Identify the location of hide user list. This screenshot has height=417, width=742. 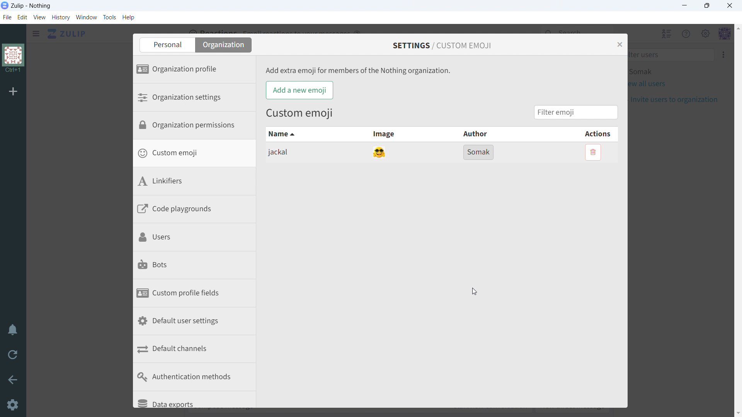
(666, 33).